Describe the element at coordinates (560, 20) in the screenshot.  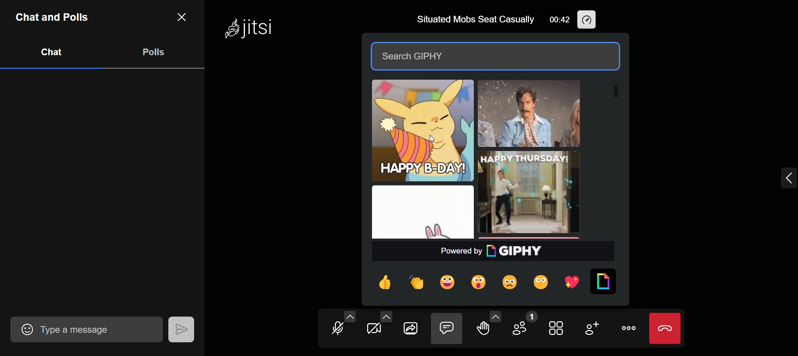
I see `00:42` at that location.